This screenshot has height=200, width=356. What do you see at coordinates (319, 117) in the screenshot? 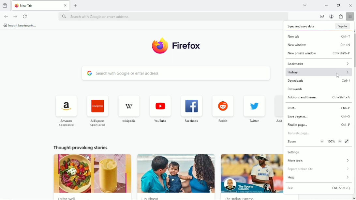
I see `save page as` at bounding box center [319, 117].